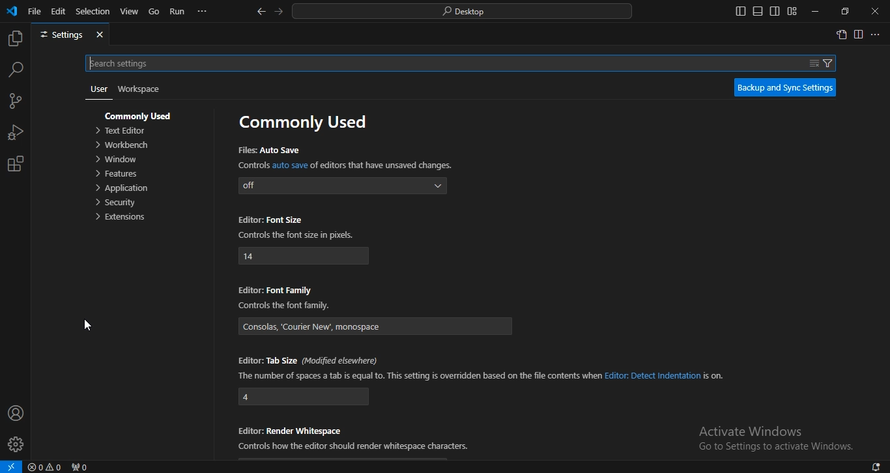 The width and height of the screenshot is (890, 473). Describe the element at coordinates (846, 11) in the screenshot. I see `restore` at that location.